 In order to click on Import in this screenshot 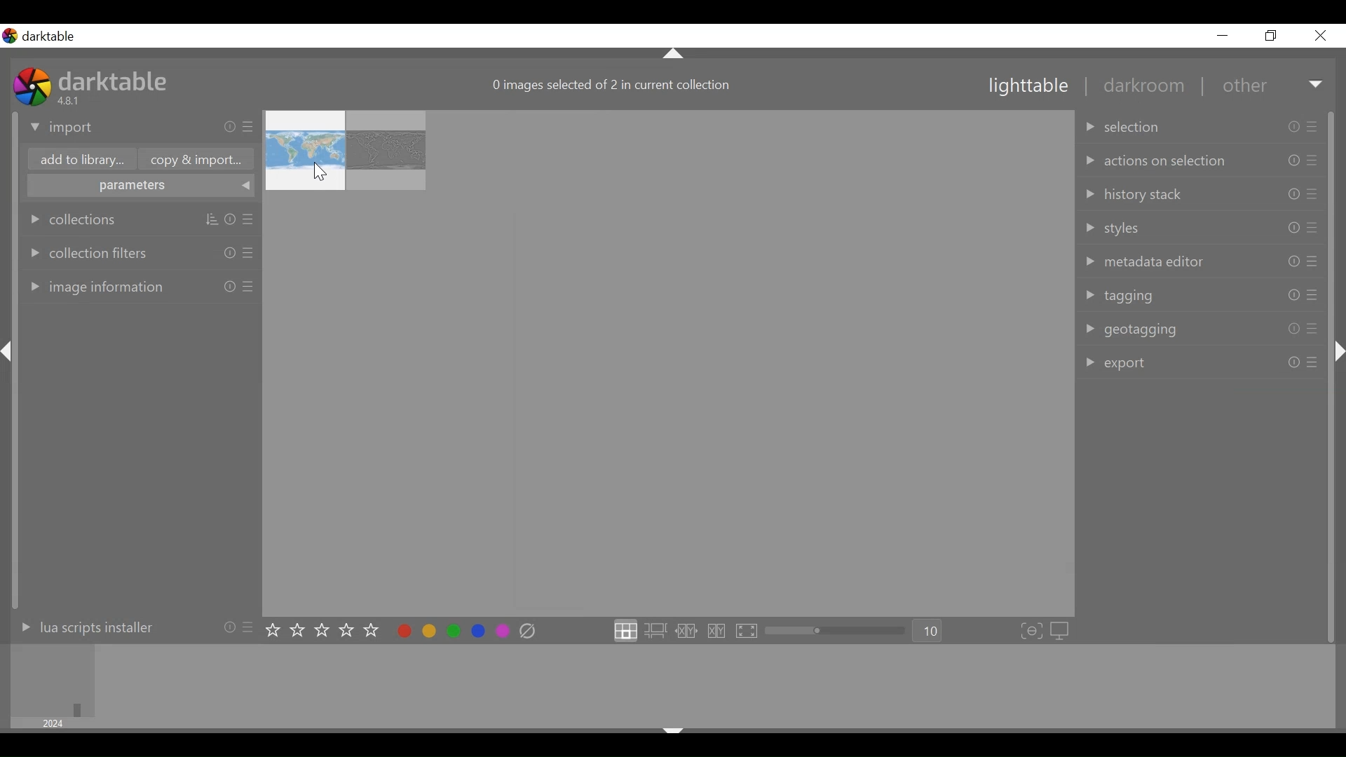, I will do `click(141, 128)`.